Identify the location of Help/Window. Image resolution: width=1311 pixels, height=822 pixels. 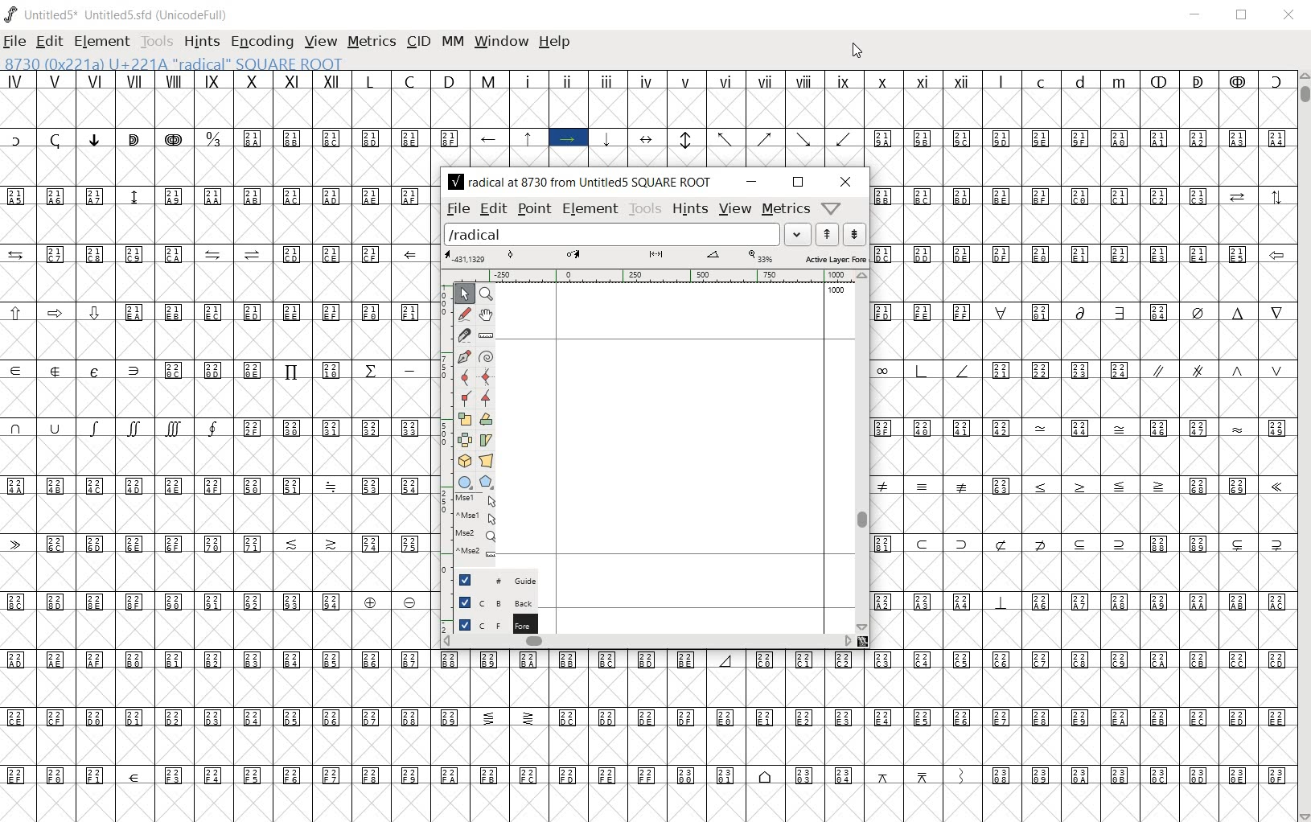
(832, 210).